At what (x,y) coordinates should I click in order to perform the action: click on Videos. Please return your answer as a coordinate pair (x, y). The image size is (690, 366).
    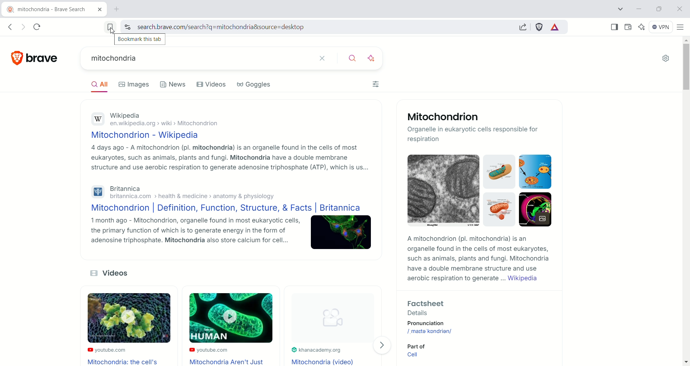
    Looking at the image, I should click on (116, 273).